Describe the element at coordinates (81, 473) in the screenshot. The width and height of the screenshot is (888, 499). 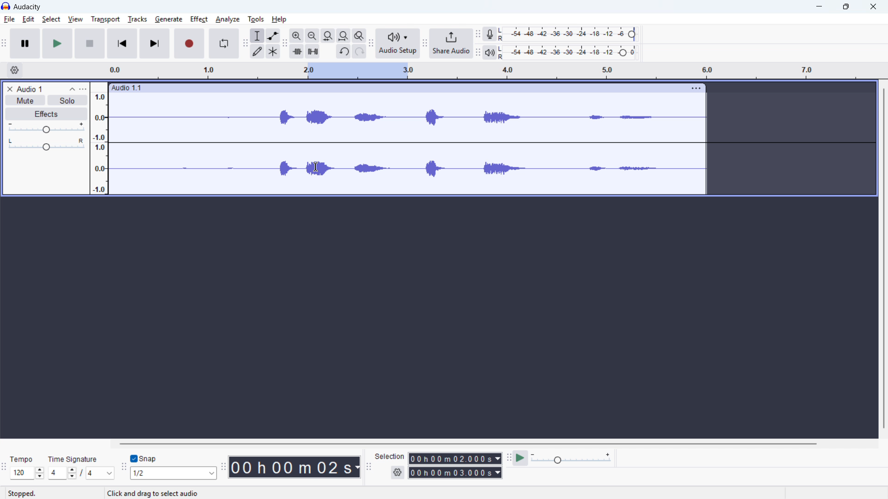
I see `Set time signature` at that location.